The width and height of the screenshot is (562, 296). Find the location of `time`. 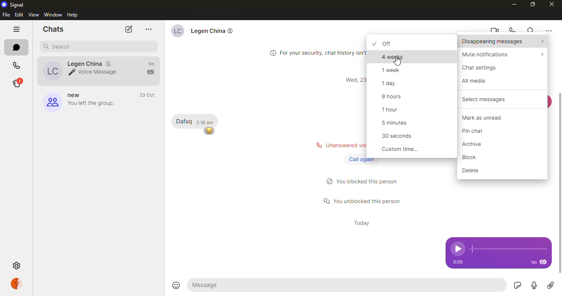

time is located at coordinates (533, 263).